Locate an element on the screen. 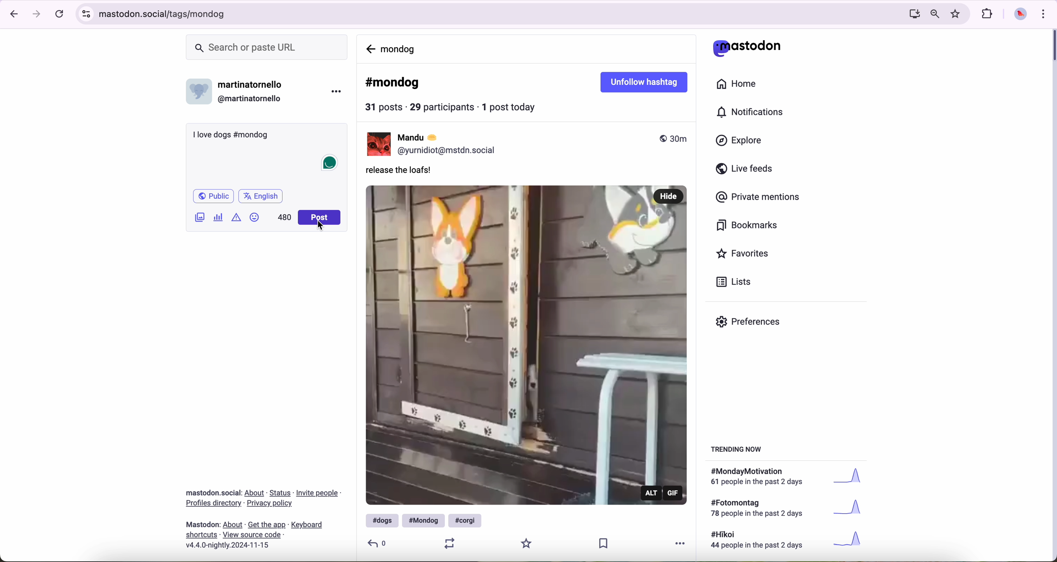  link is located at coordinates (233, 525).